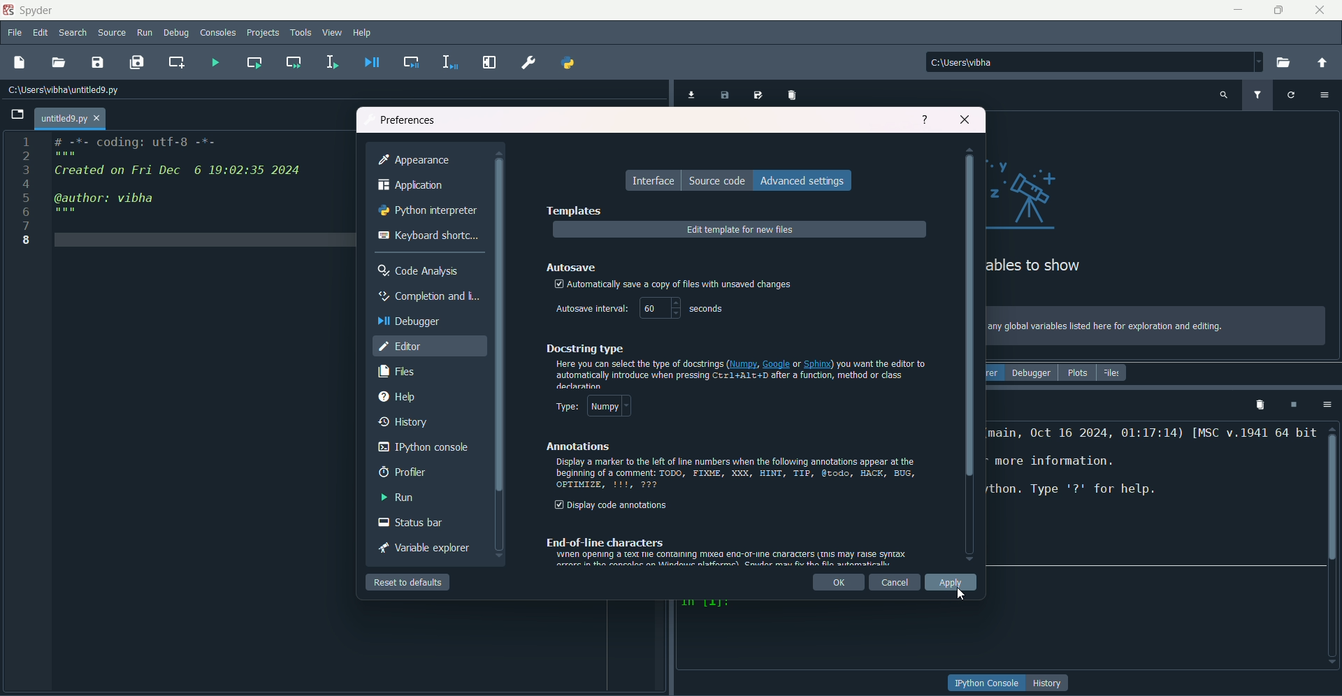 This screenshot has height=696, width=1342. I want to click on autosave, so click(574, 266).